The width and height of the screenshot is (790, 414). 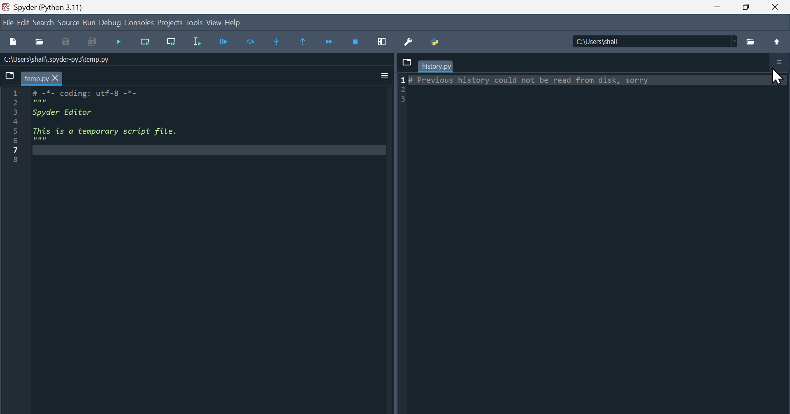 What do you see at coordinates (146, 42) in the screenshot?
I see `Run current line` at bounding box center [146, 42].